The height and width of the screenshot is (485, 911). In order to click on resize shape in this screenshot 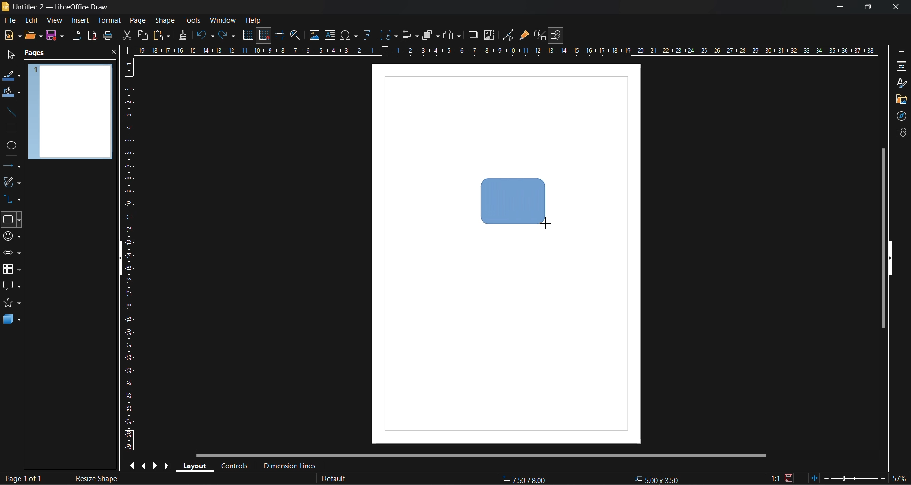, I will do `click(98, 479)`.